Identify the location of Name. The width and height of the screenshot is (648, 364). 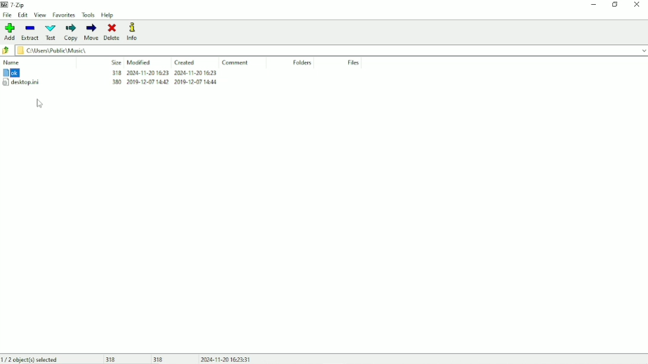
(12, 62).